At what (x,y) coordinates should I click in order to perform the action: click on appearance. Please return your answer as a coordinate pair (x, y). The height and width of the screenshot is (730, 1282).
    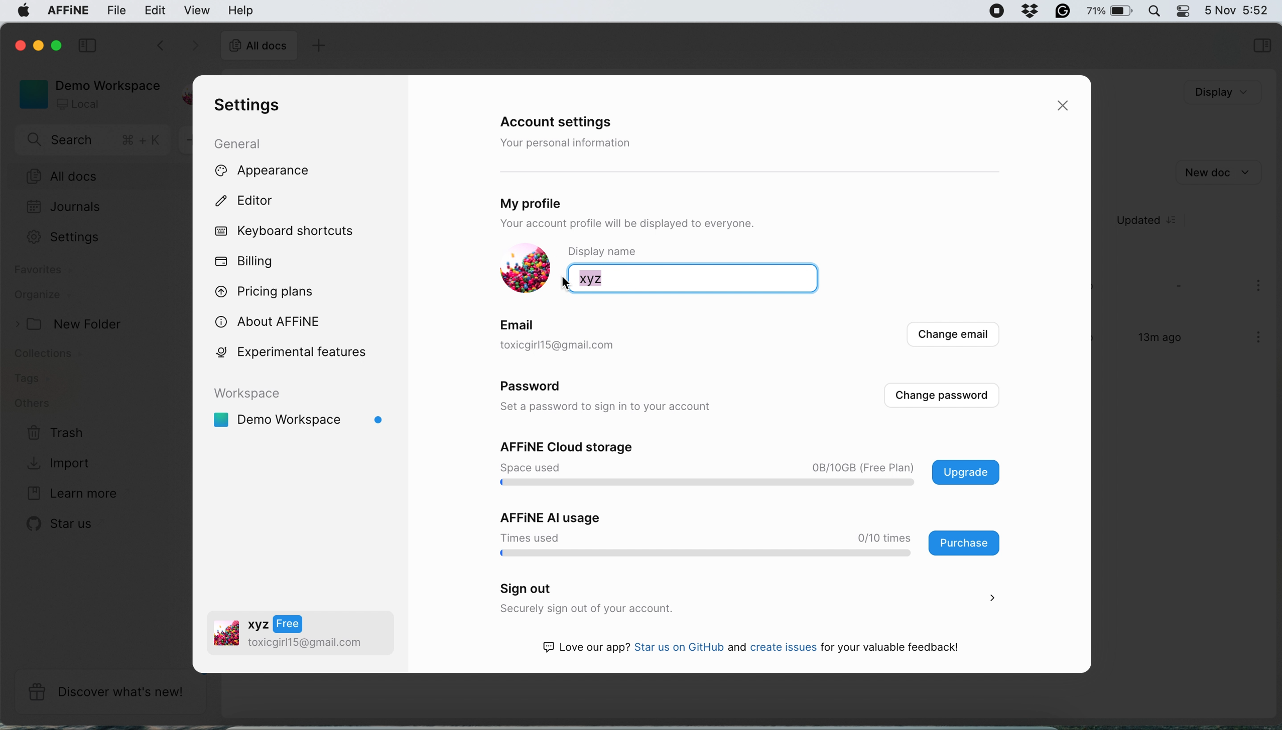
    Looking at the image, I should click on (279, 171).